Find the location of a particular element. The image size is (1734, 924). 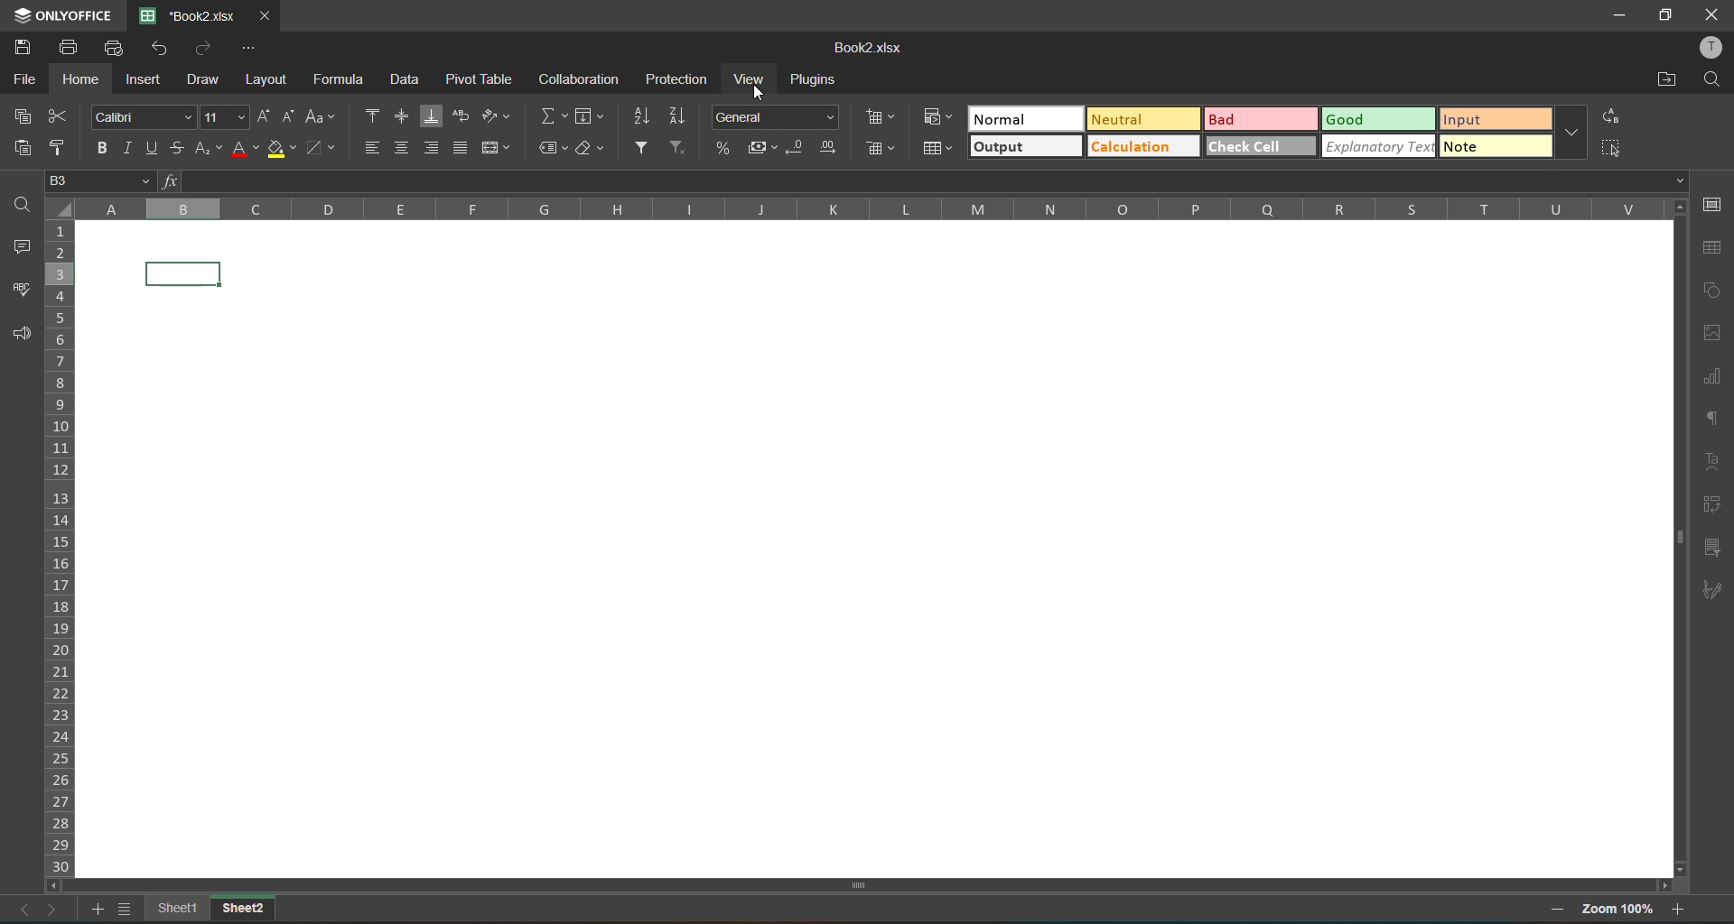

collaboration is located at coordinates (578, 79).